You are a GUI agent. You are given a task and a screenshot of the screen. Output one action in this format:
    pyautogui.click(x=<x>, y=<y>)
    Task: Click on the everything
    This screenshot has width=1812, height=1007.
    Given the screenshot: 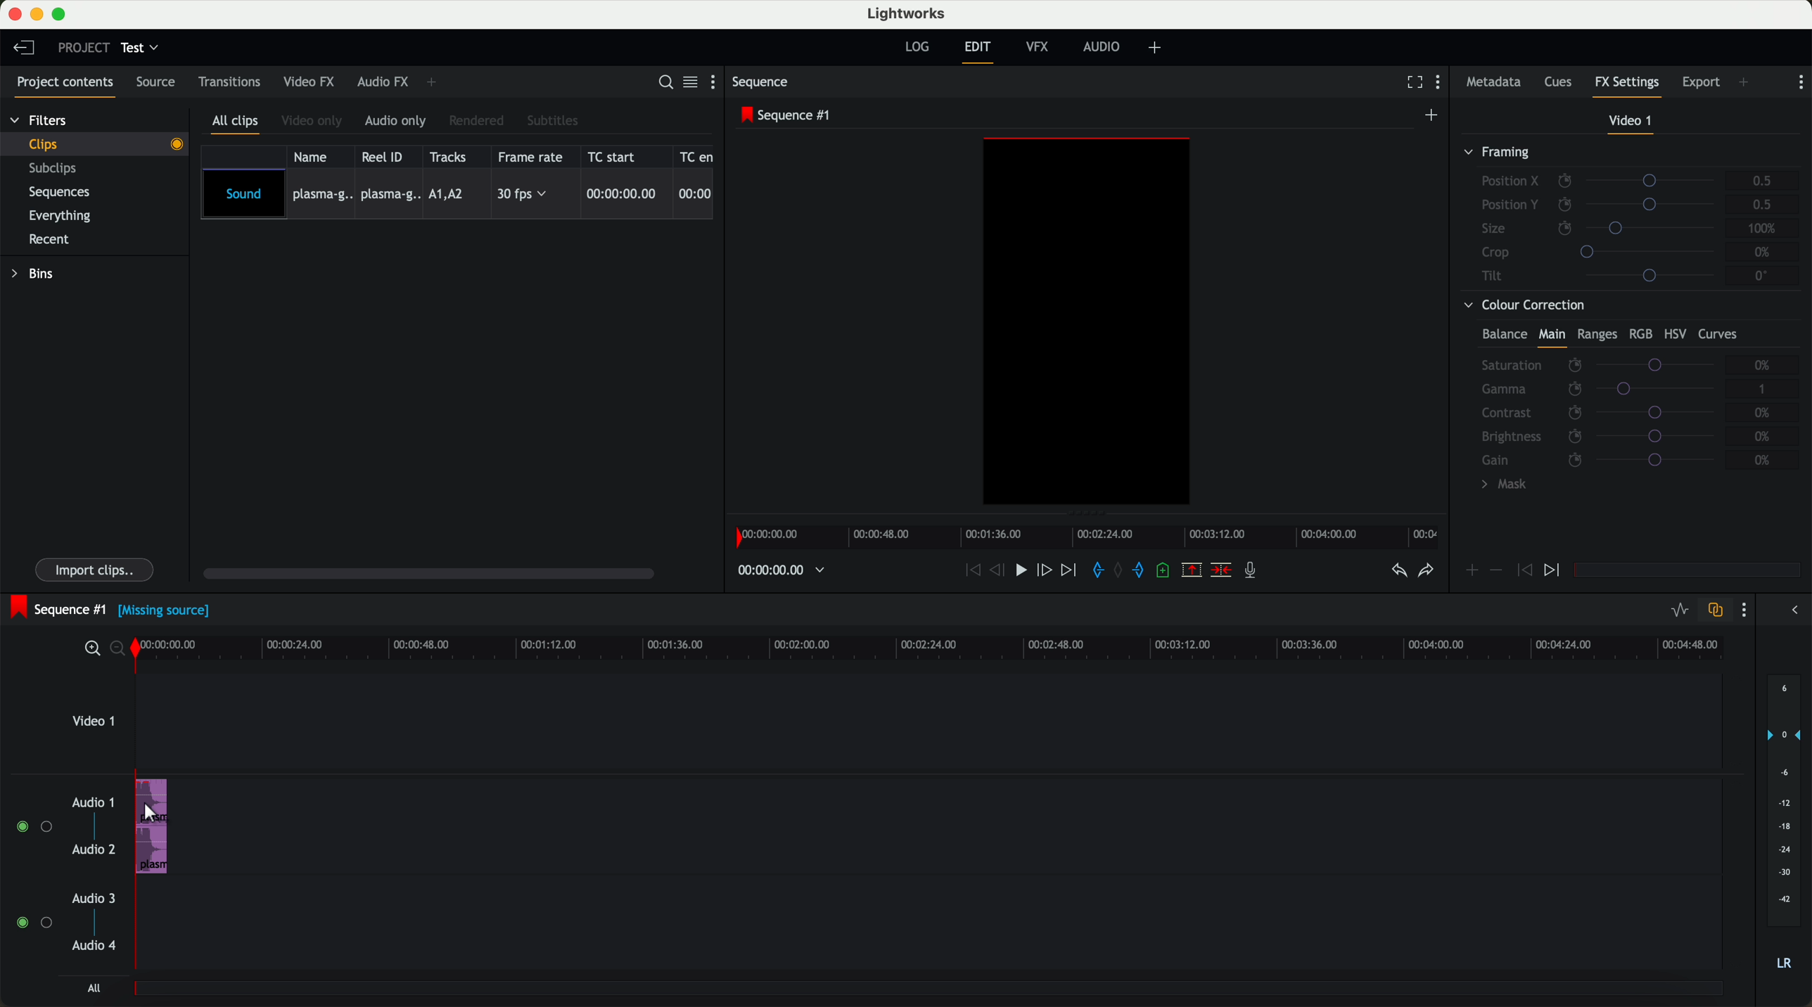 What is the action you would take?
    pyautogui.click(x=68, y=214)
    